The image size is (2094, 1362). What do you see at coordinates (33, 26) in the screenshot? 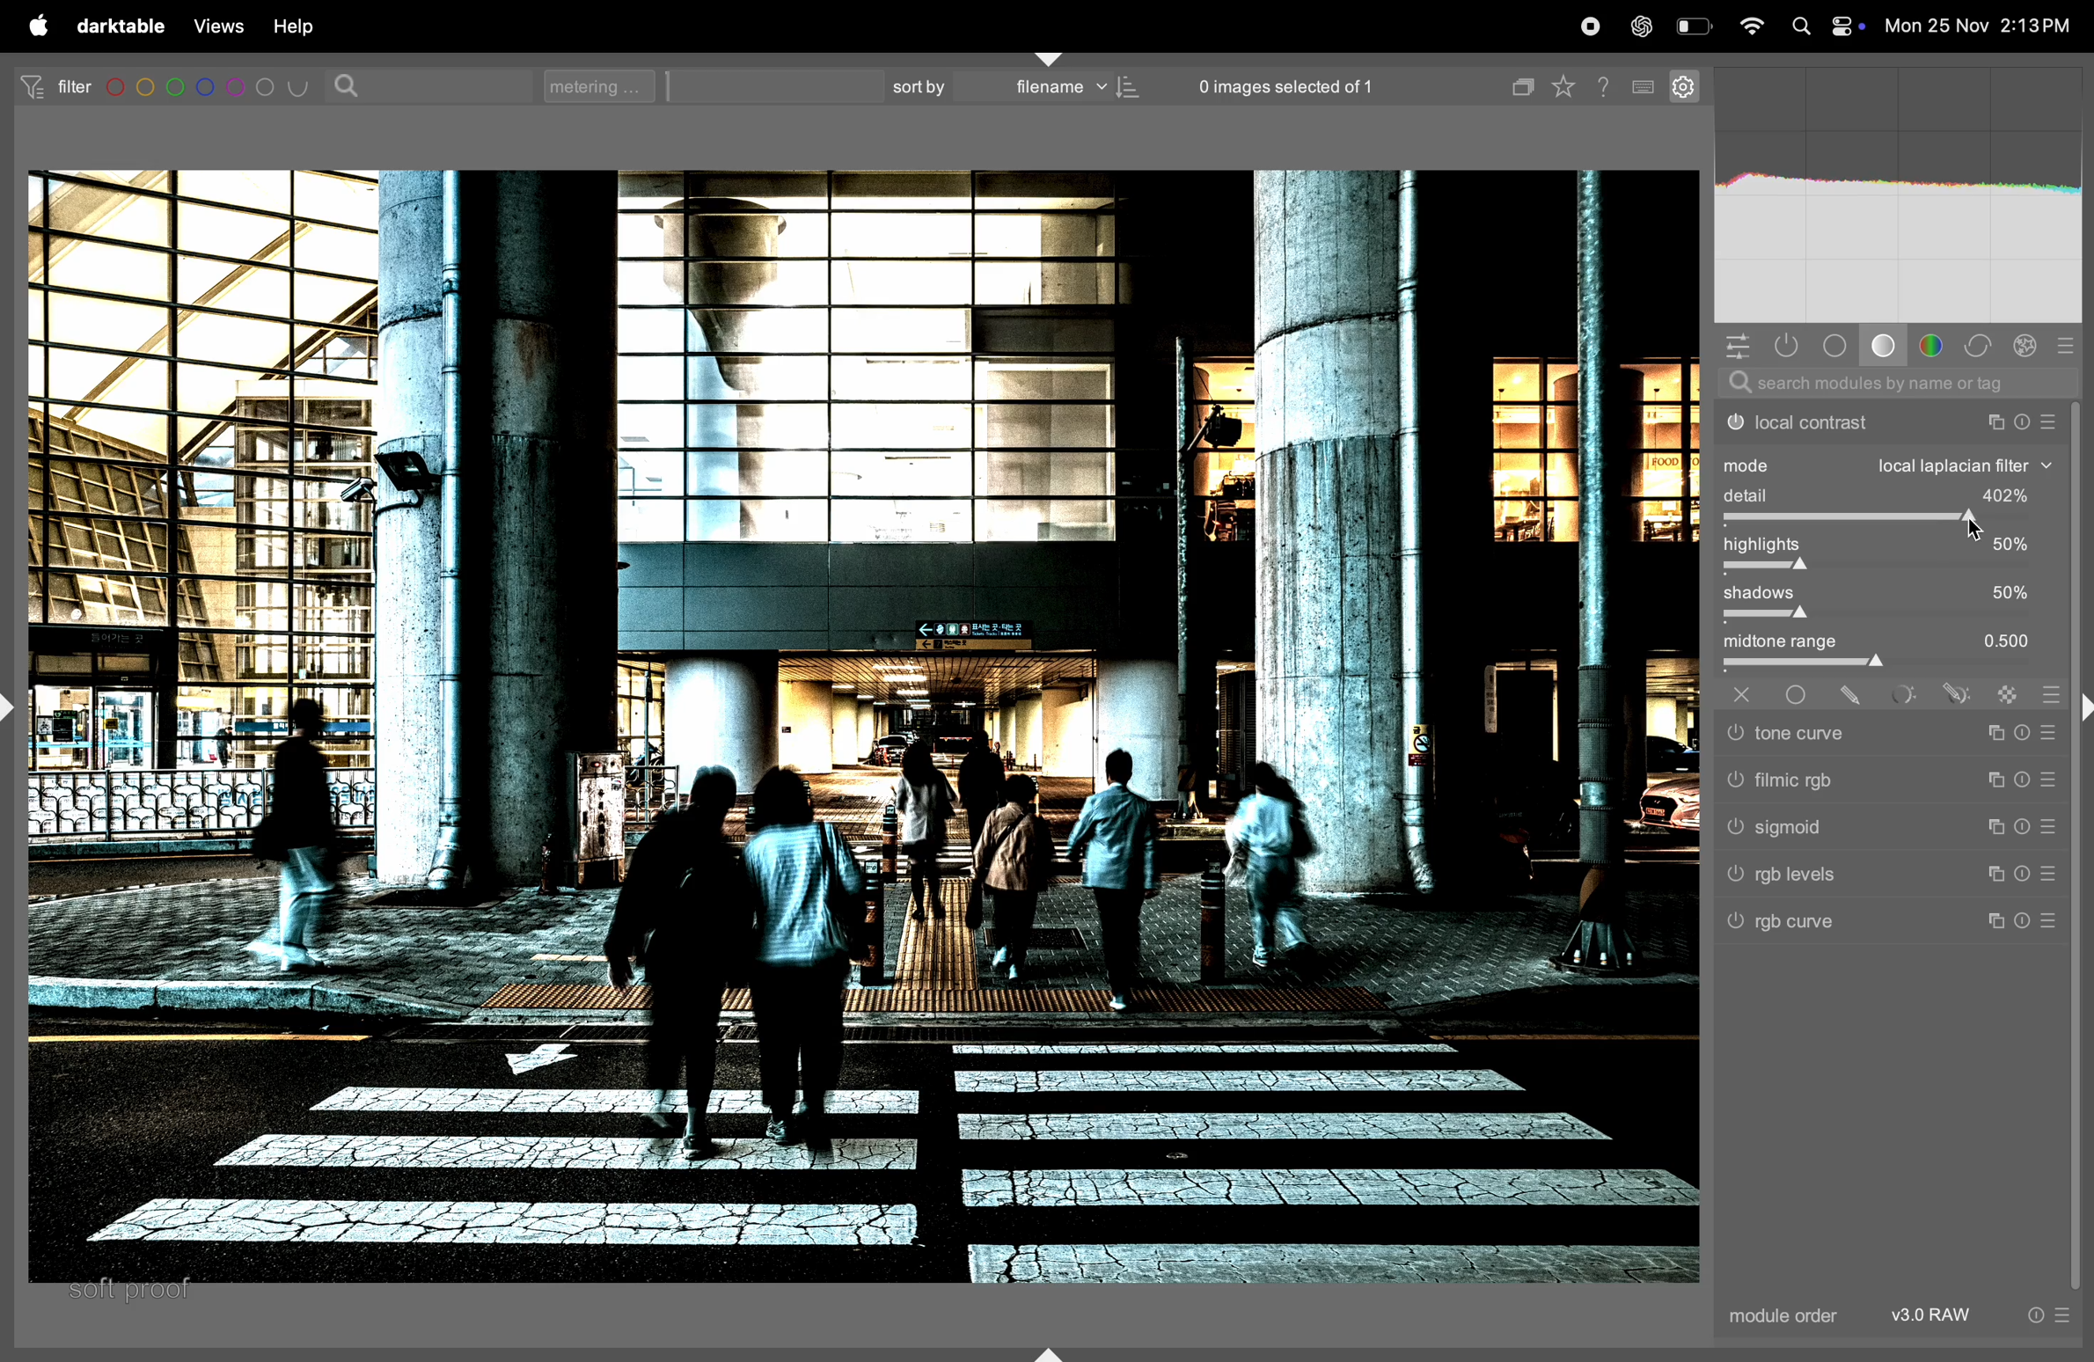
I see `apple menu` at bounding box center [33, 26].